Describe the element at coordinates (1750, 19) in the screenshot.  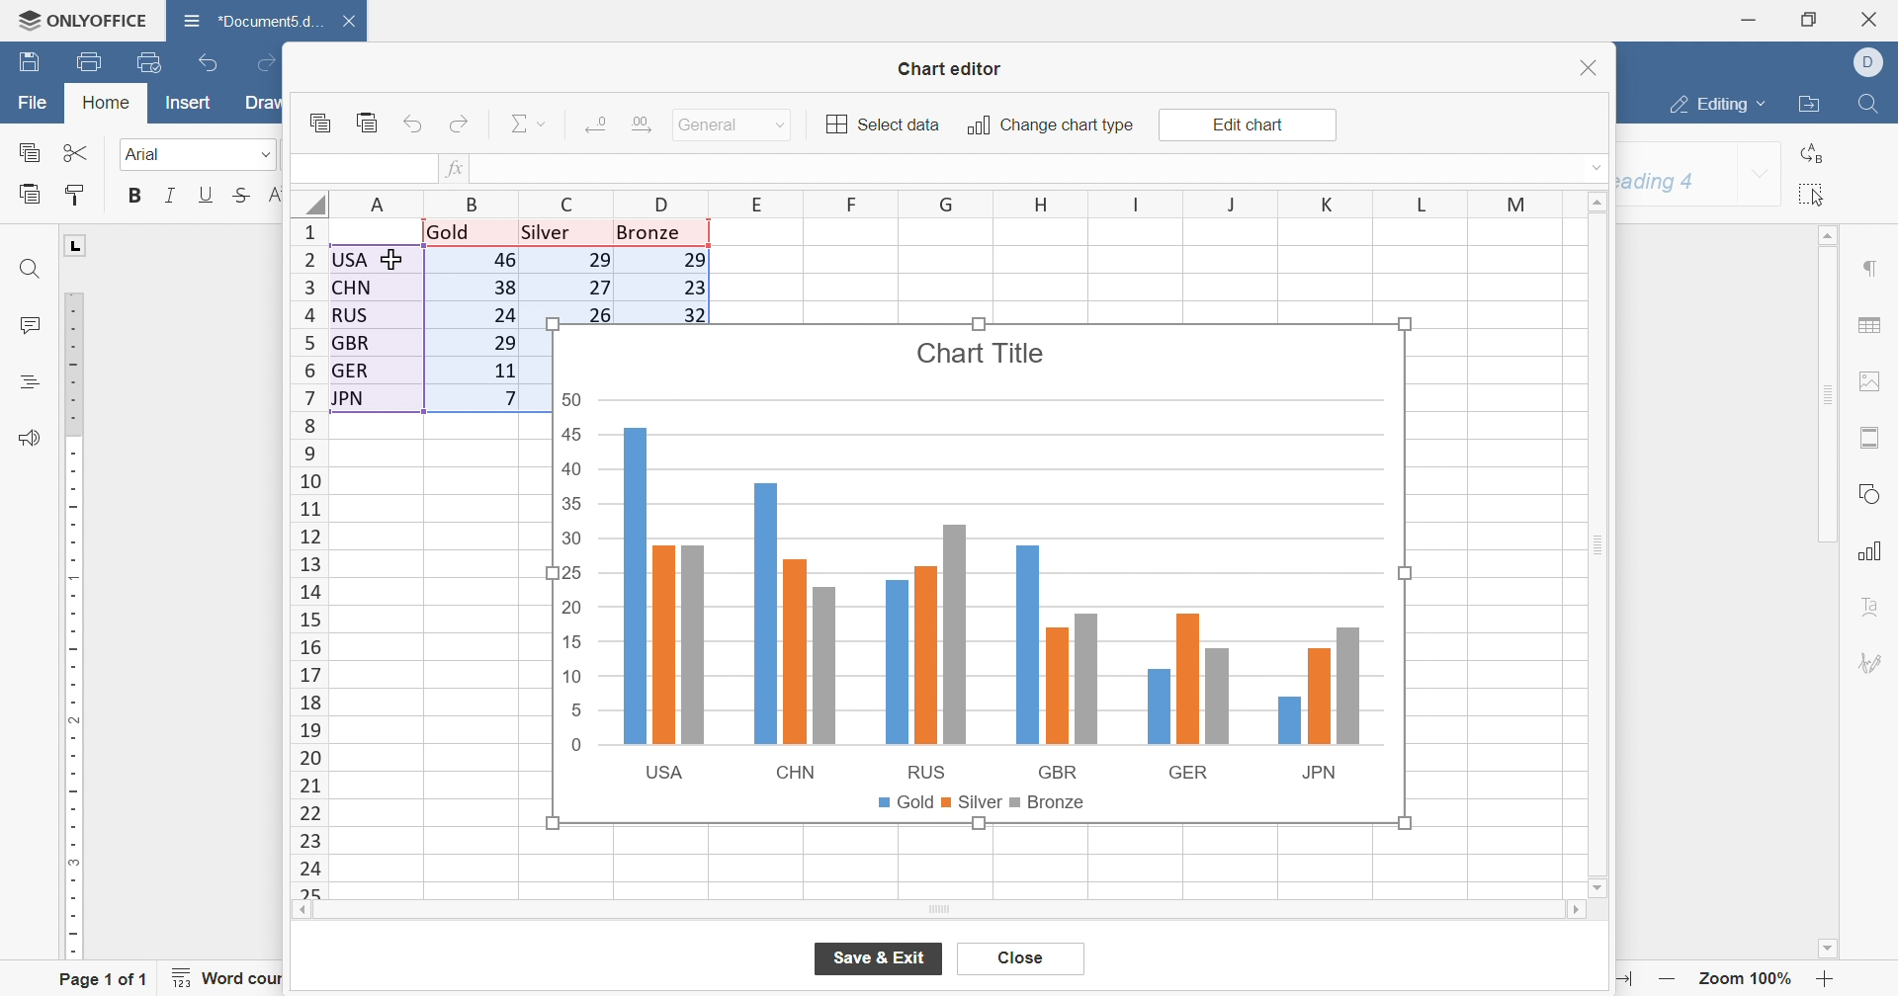
I see `minimize` at that location.